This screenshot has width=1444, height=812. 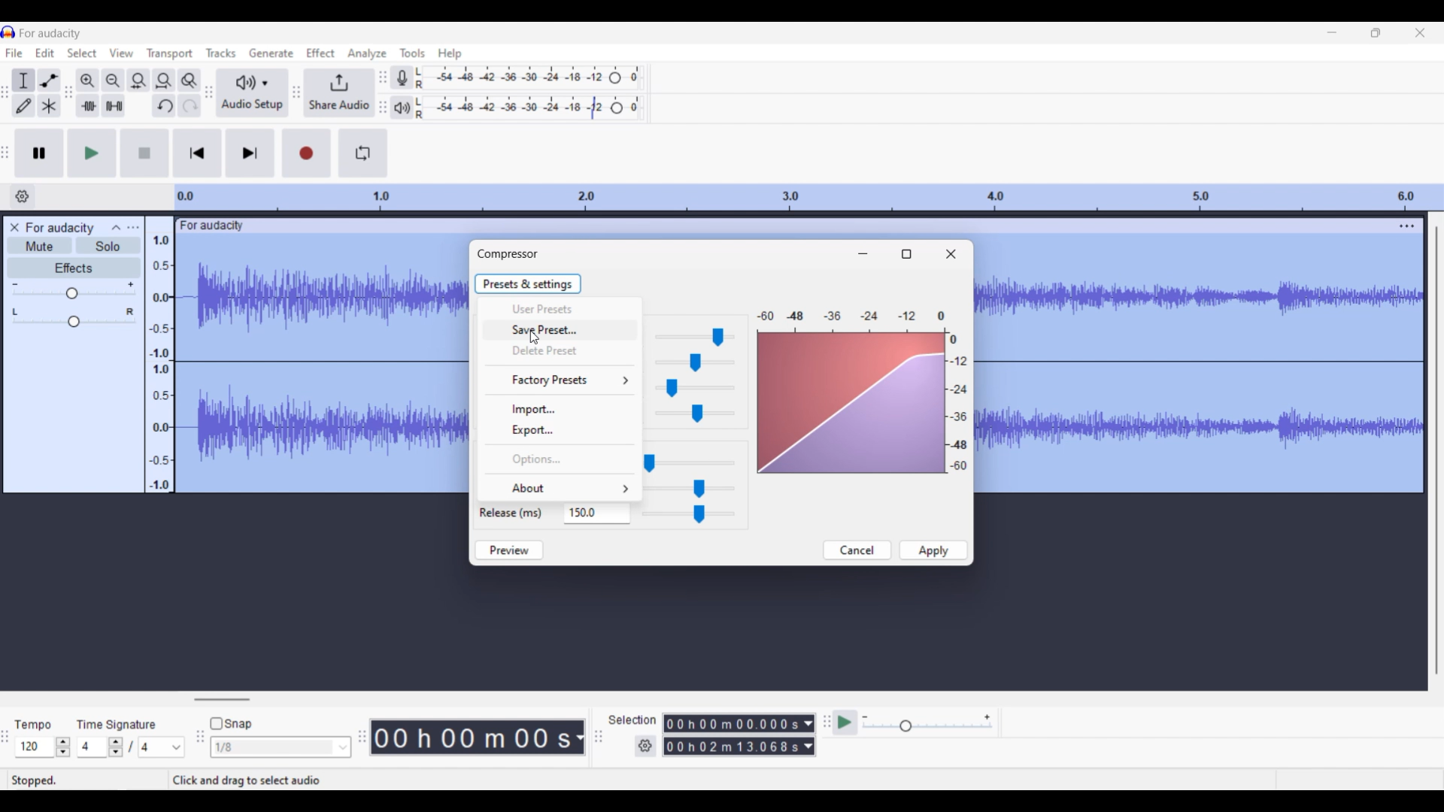 I want to click on Selection duration, so click(x=732, y=735).